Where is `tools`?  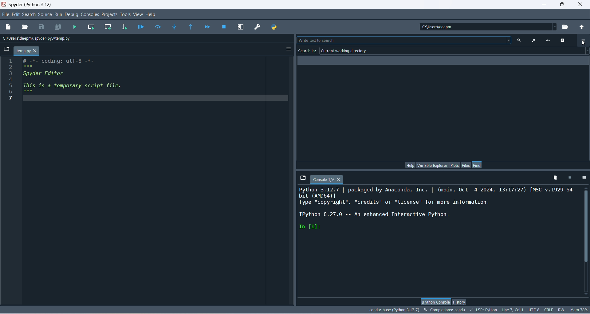
tools is located at coordinates (125, 15).